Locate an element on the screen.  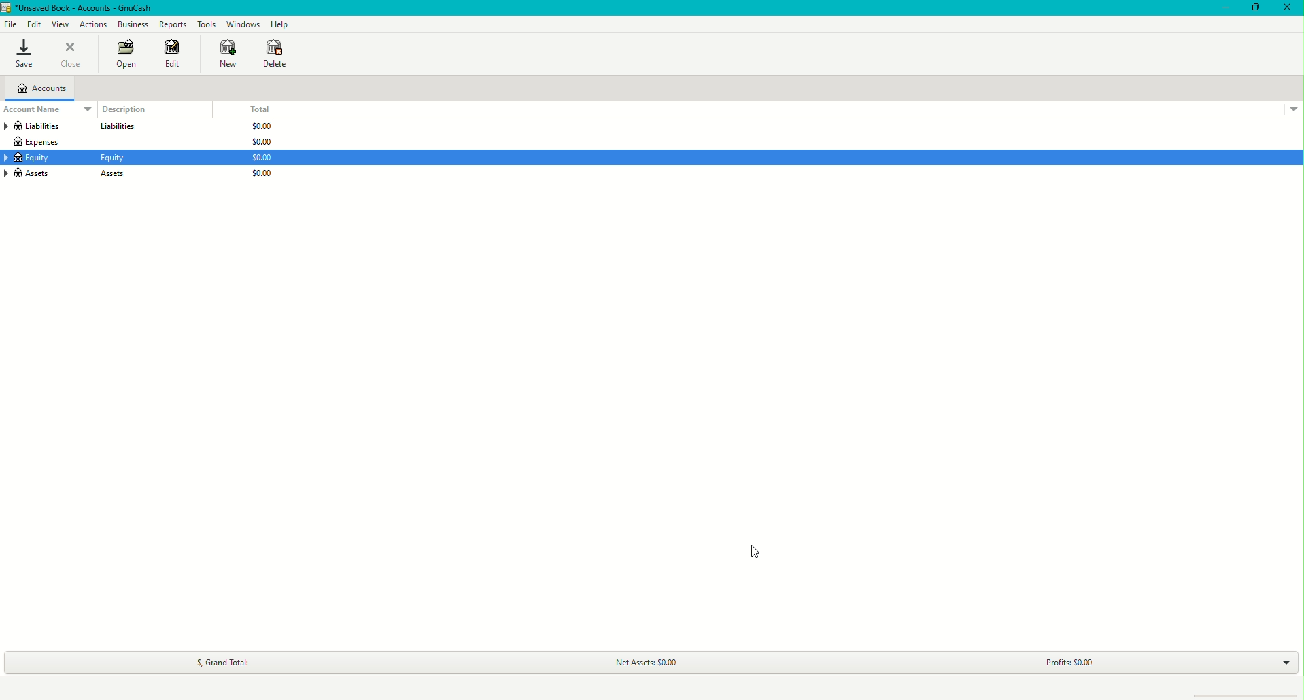
Help is located at coordinates (278, 24).